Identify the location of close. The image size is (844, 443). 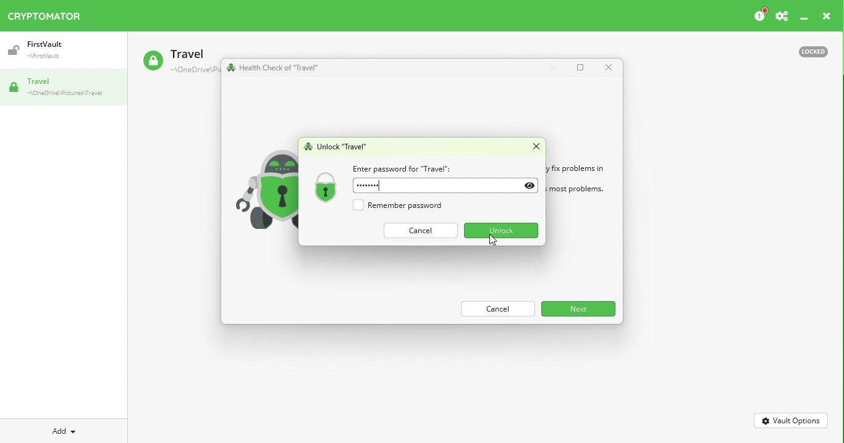
(827, 17).